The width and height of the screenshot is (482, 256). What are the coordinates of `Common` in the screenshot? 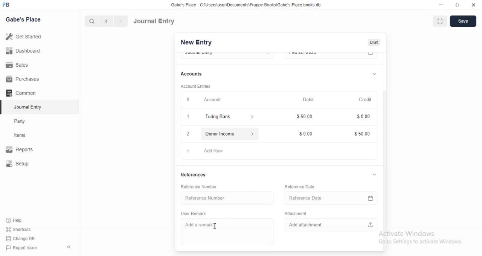 It's located at (23, 93).